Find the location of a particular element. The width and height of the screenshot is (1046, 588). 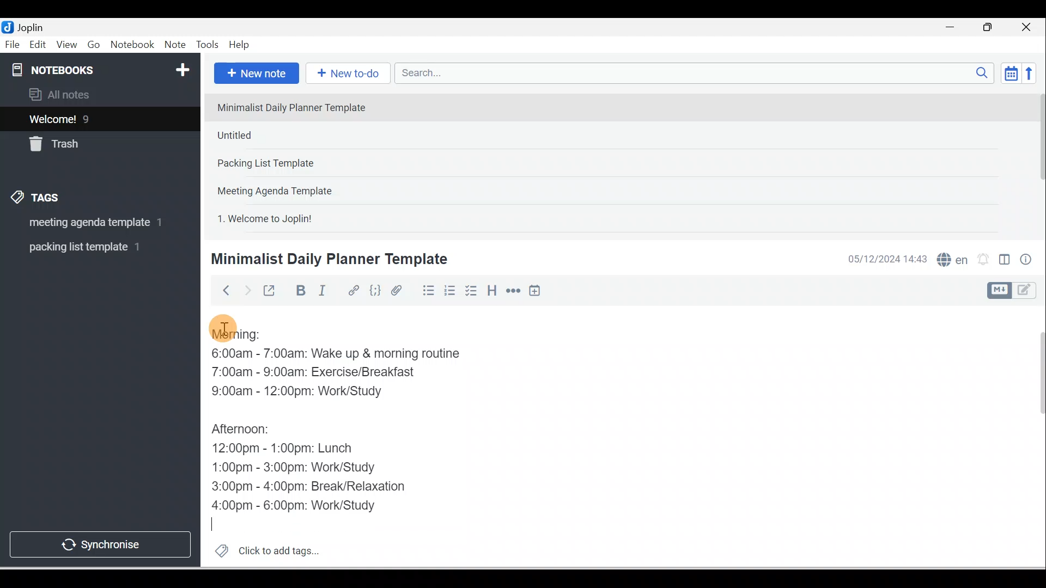

Search bar is located at coordinates (698, 73).